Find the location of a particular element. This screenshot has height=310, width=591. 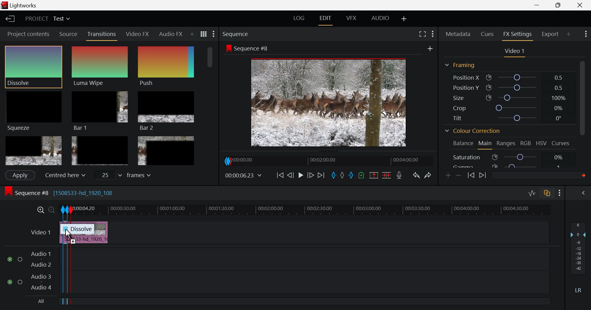

Position X is located at coordinates (509, 77).